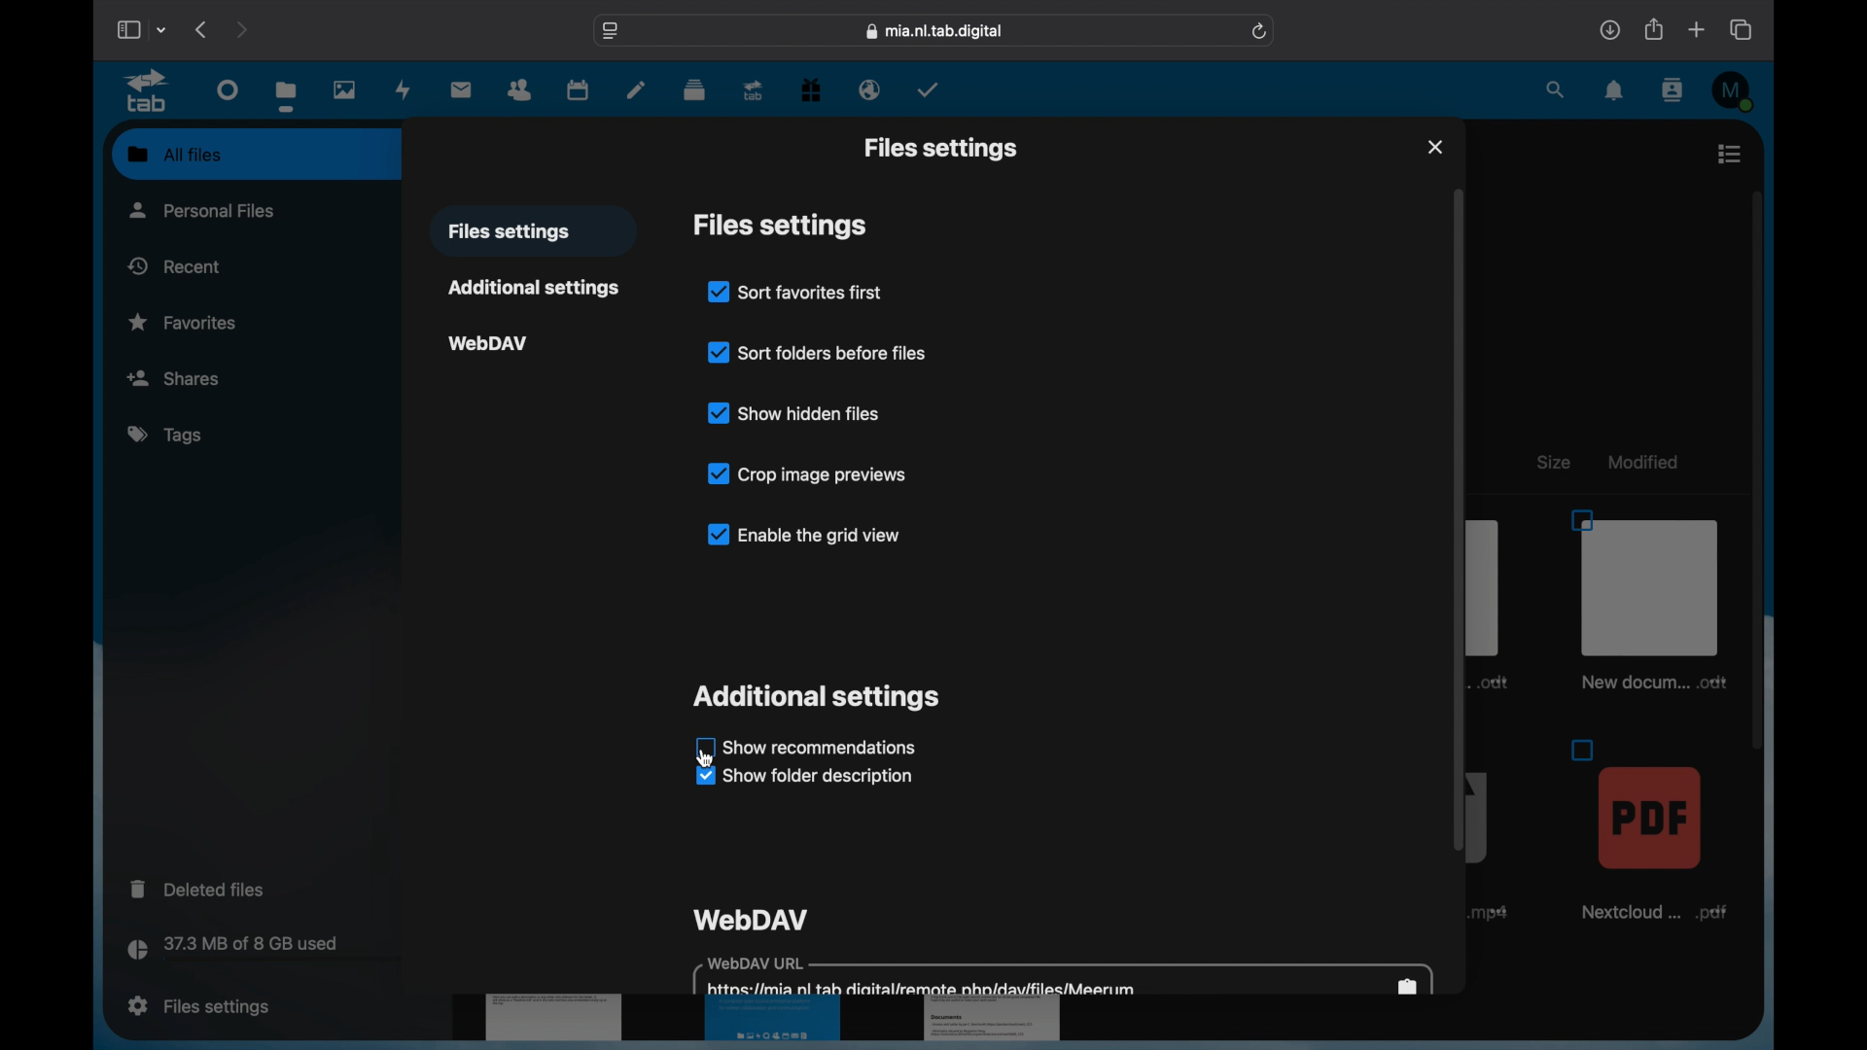  Describe the element at coordinates (1553, 461) in the screenshot. I see `size` at that location.